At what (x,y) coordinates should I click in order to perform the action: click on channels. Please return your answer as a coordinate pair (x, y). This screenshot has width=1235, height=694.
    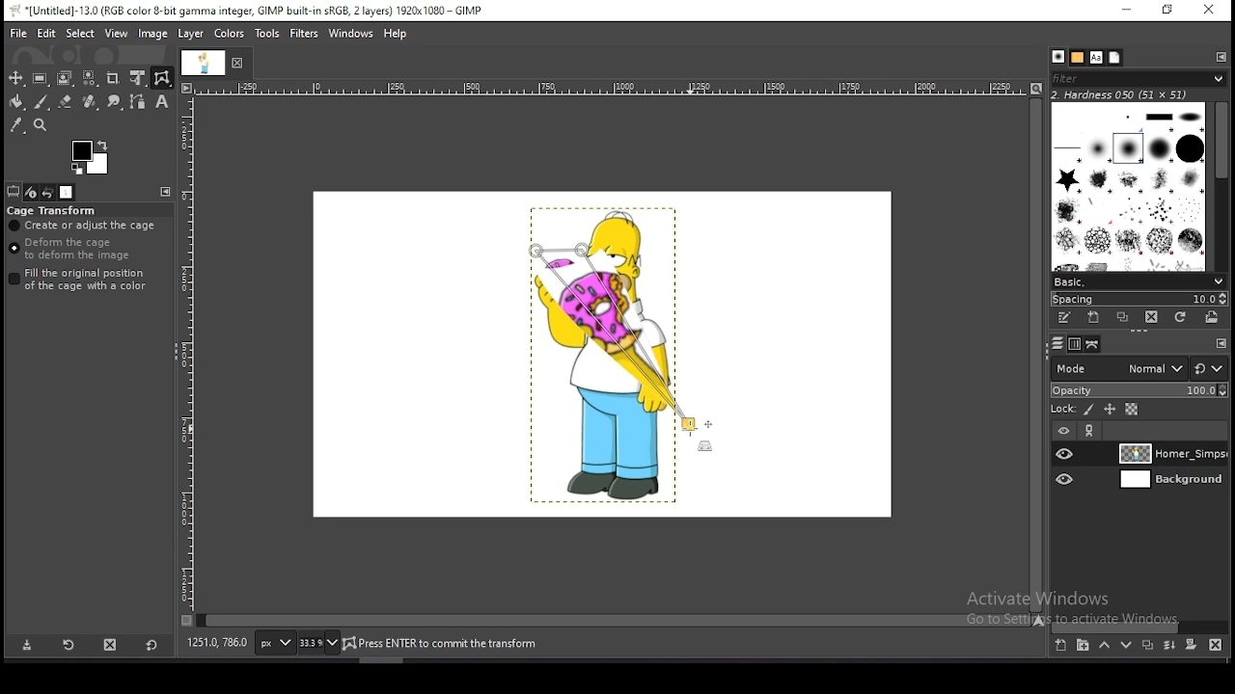
    Looking at the image, I should click on (1073, 343).